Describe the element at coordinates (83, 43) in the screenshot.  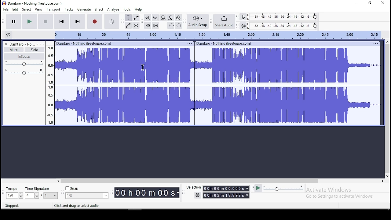
I see `Damtaro-Nothing (freehouse.com)` at that location.